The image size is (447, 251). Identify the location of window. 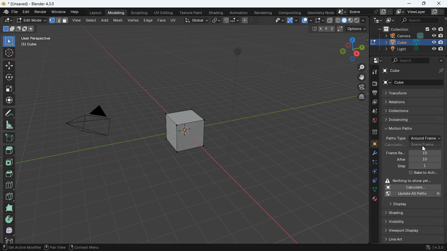
(59, 12).